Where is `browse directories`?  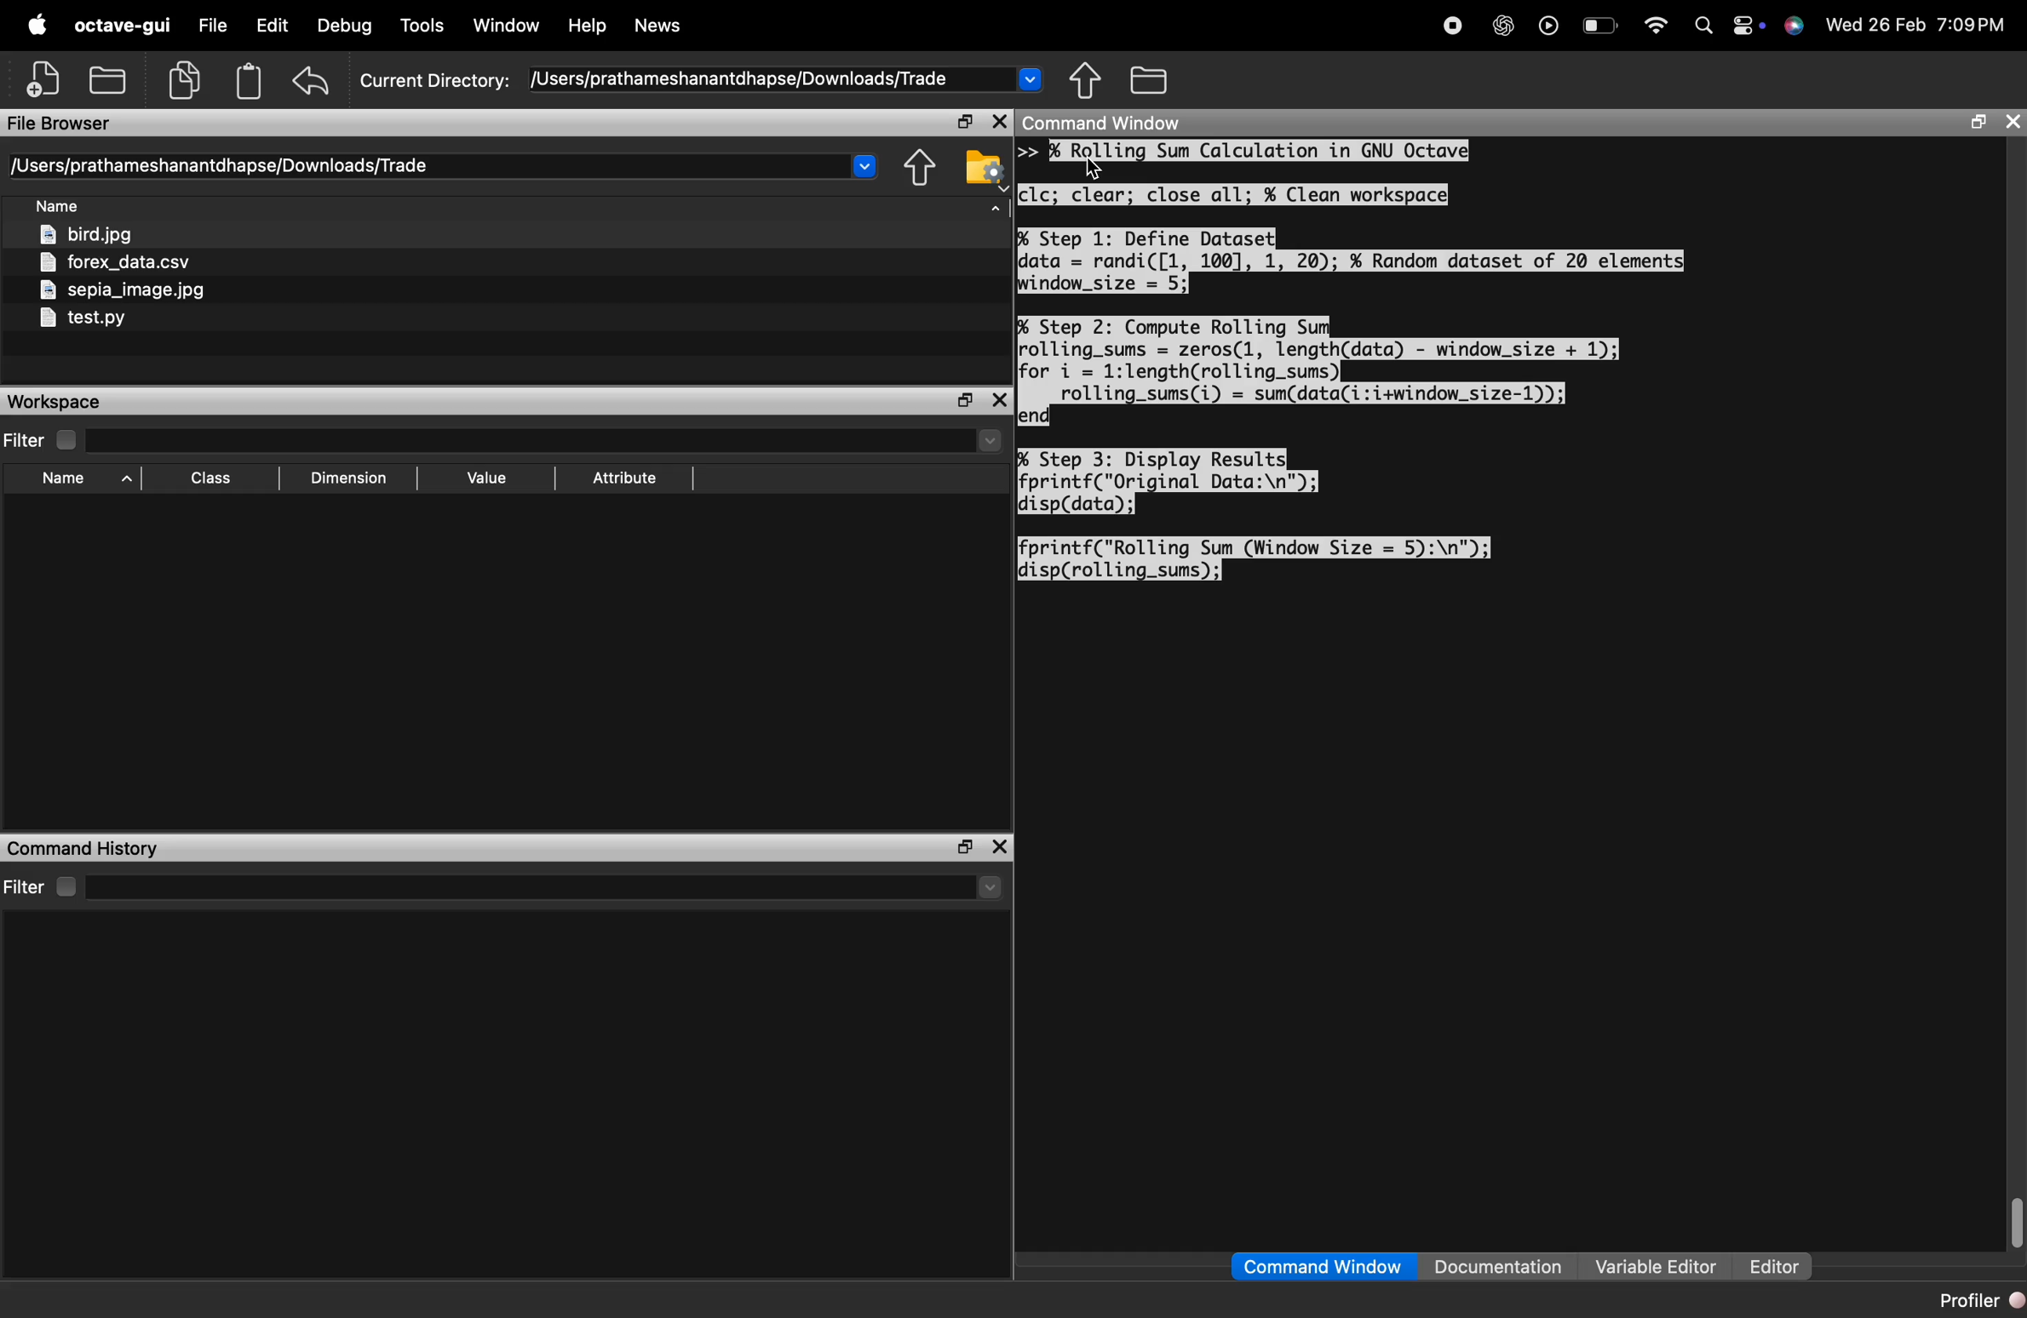 browse directories is located at coordinates (1149, 79).